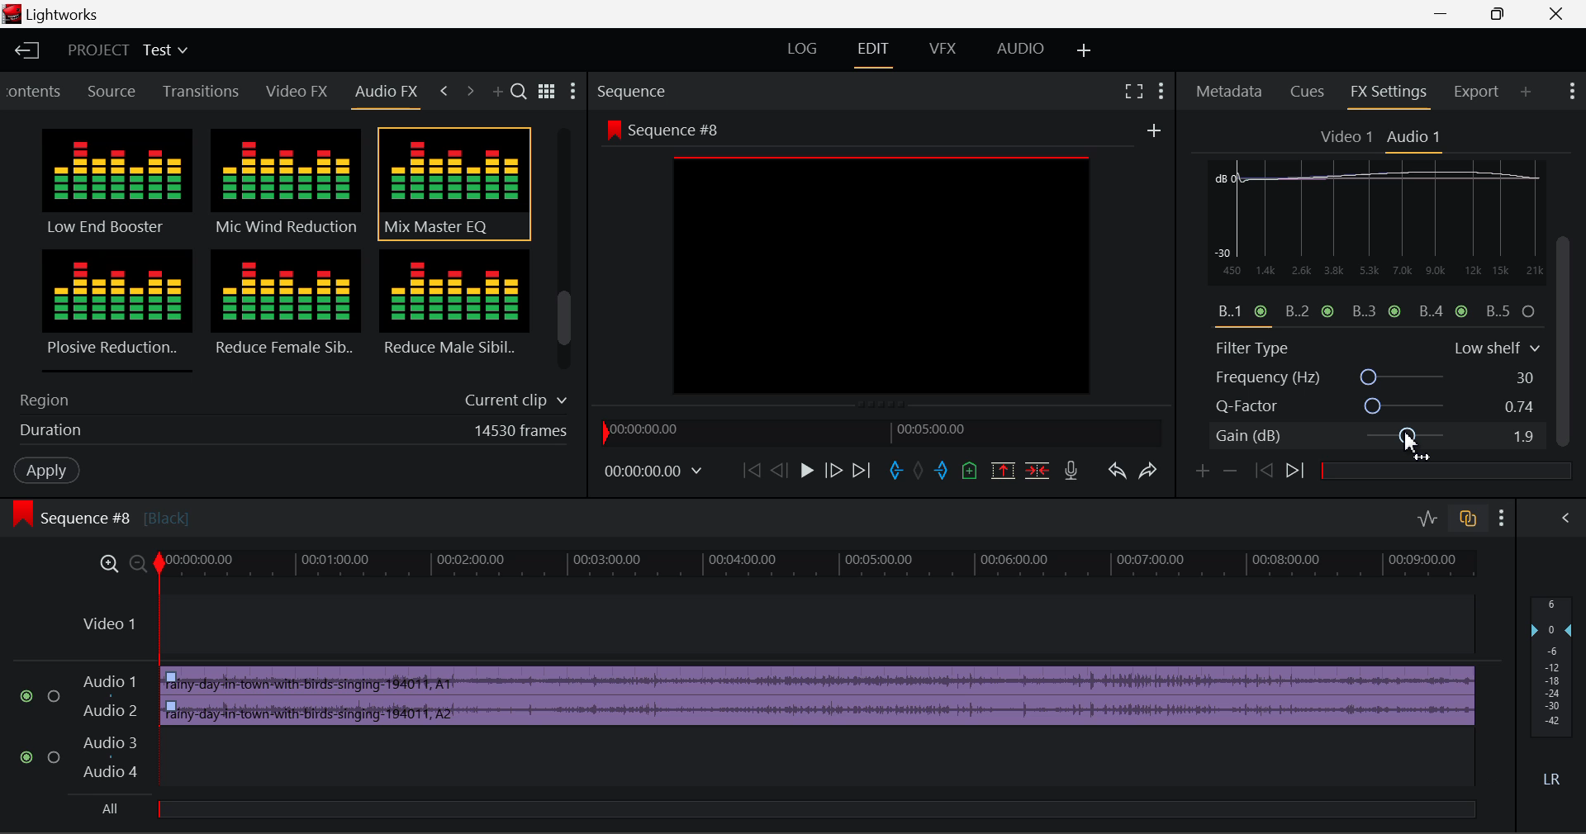  Describe the element at coordinates (1378, 407) in the screenshot. I see `Q-Factor` at that location.